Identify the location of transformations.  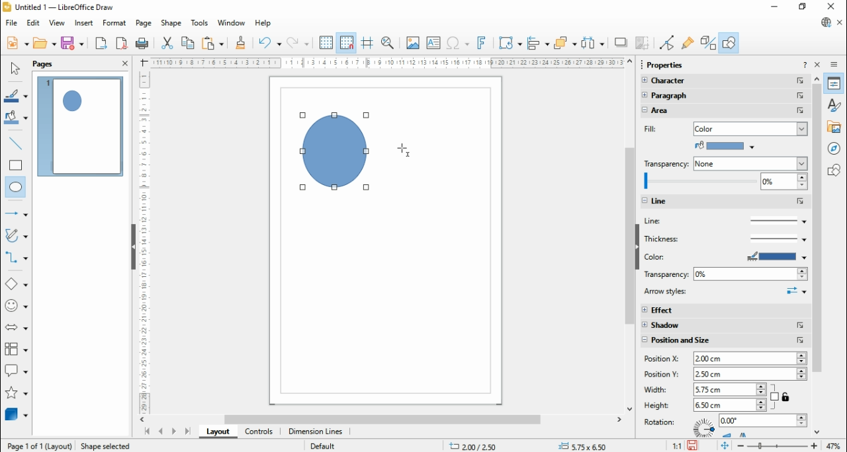
(509, 44).